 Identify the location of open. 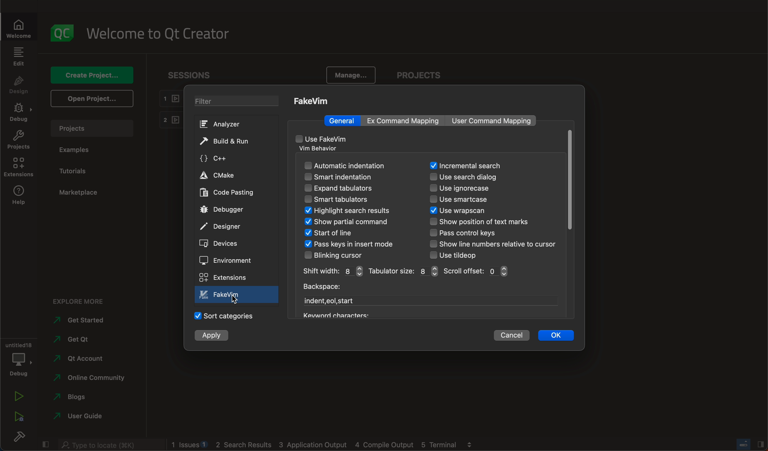
(93, 98).